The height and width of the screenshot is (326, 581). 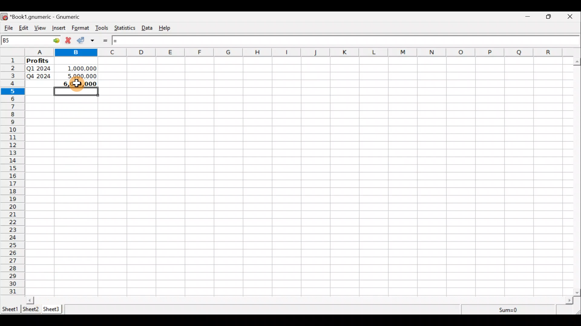 I want to click on Enter formula, so click(x=107, y=40).